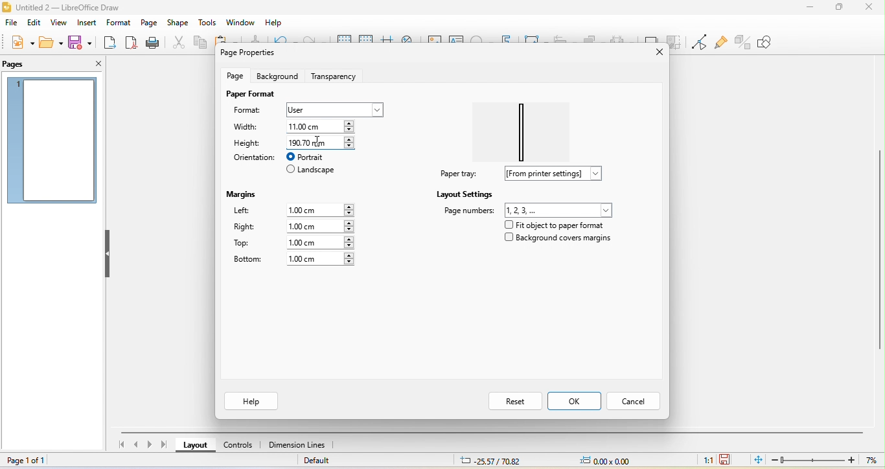 The width and height of the screenshot is (885, 469). Describe the element at coordinates (238, 447) in the screenshot. I see `control` at that location.